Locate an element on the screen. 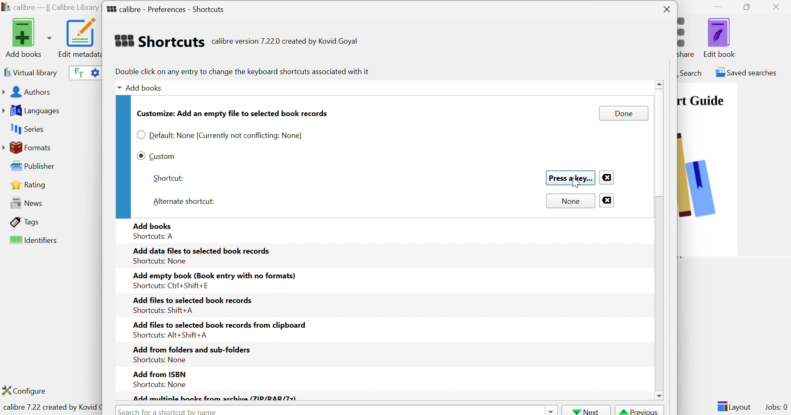 Image resolution: width=791 pixels, height=415 pixels. Next is located at coordinates (586, 410).